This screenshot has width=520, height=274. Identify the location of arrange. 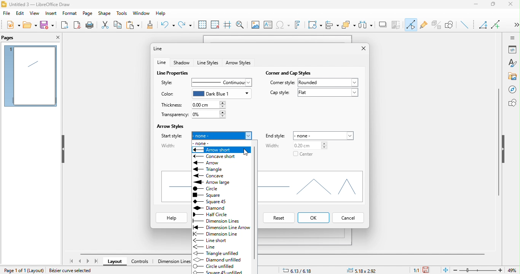
(349, 25).